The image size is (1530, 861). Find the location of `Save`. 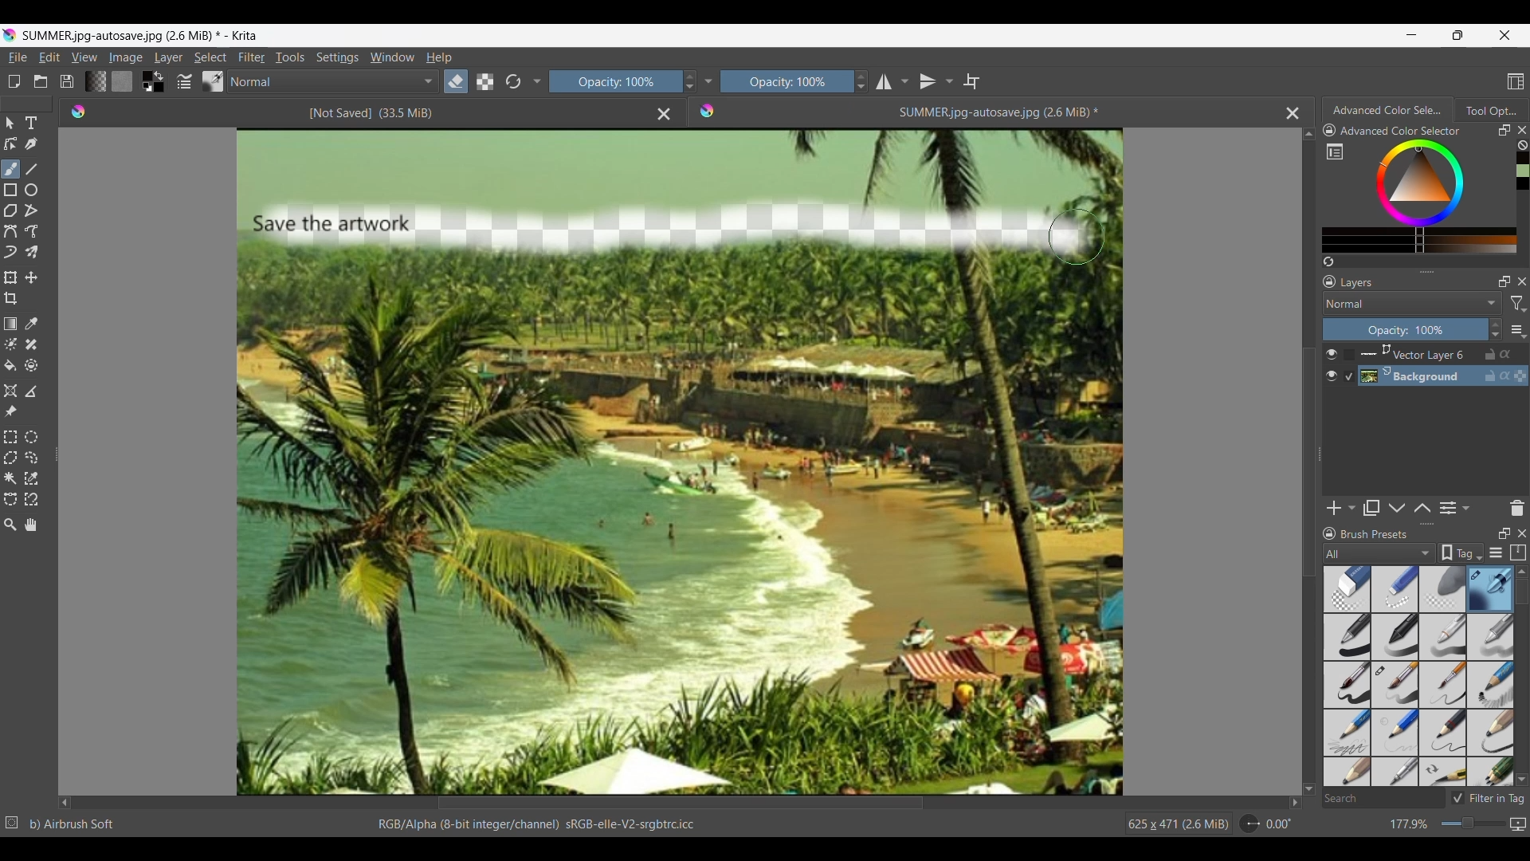

Save is located at coordinates (67, 81).